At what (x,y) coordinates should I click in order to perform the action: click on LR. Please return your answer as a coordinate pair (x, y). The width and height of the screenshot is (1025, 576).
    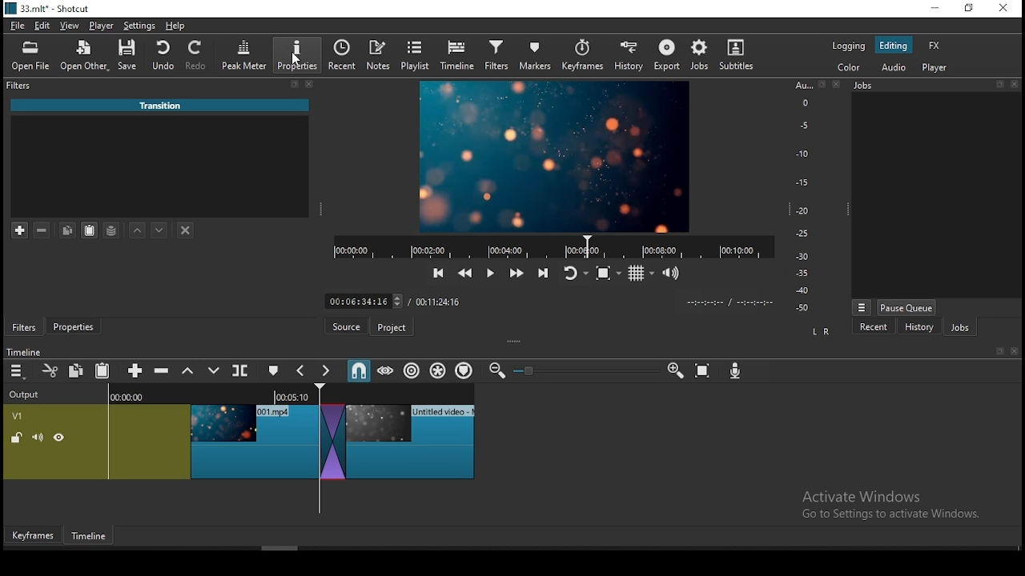
    Looking at the image, I should click on (820, 333).